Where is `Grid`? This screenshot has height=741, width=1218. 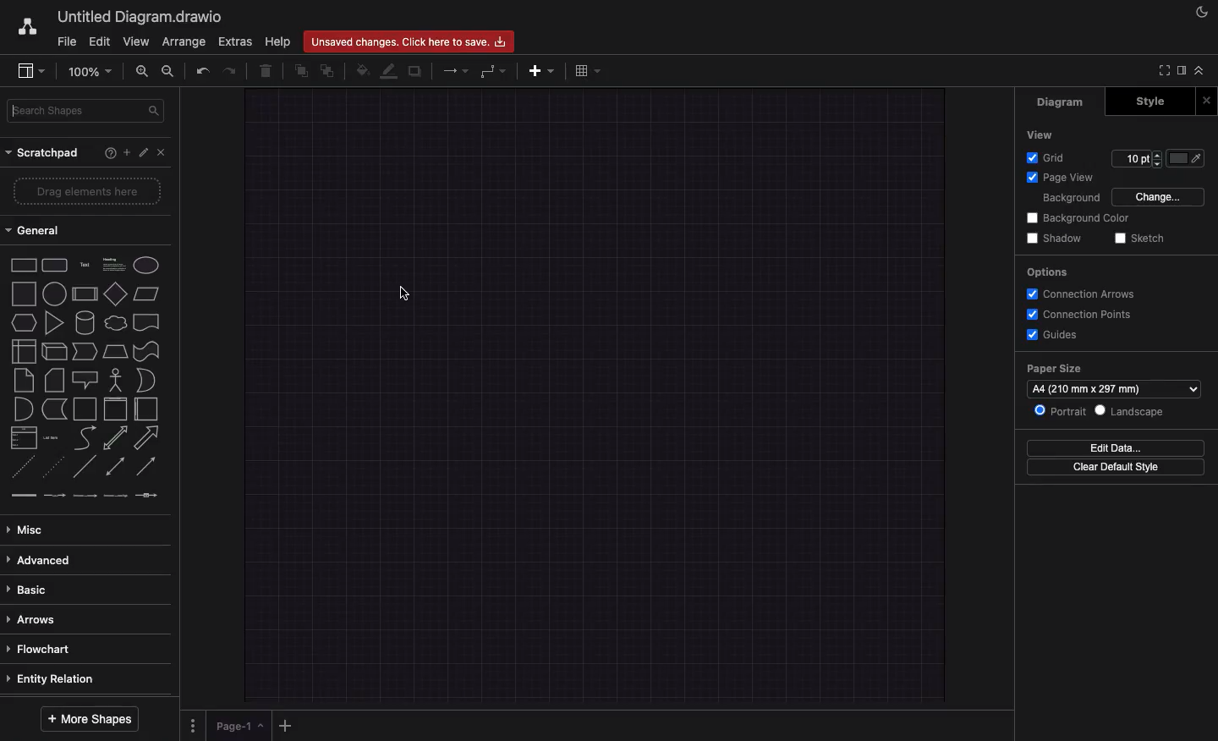
Grid is located at coordinates (1050, 156).